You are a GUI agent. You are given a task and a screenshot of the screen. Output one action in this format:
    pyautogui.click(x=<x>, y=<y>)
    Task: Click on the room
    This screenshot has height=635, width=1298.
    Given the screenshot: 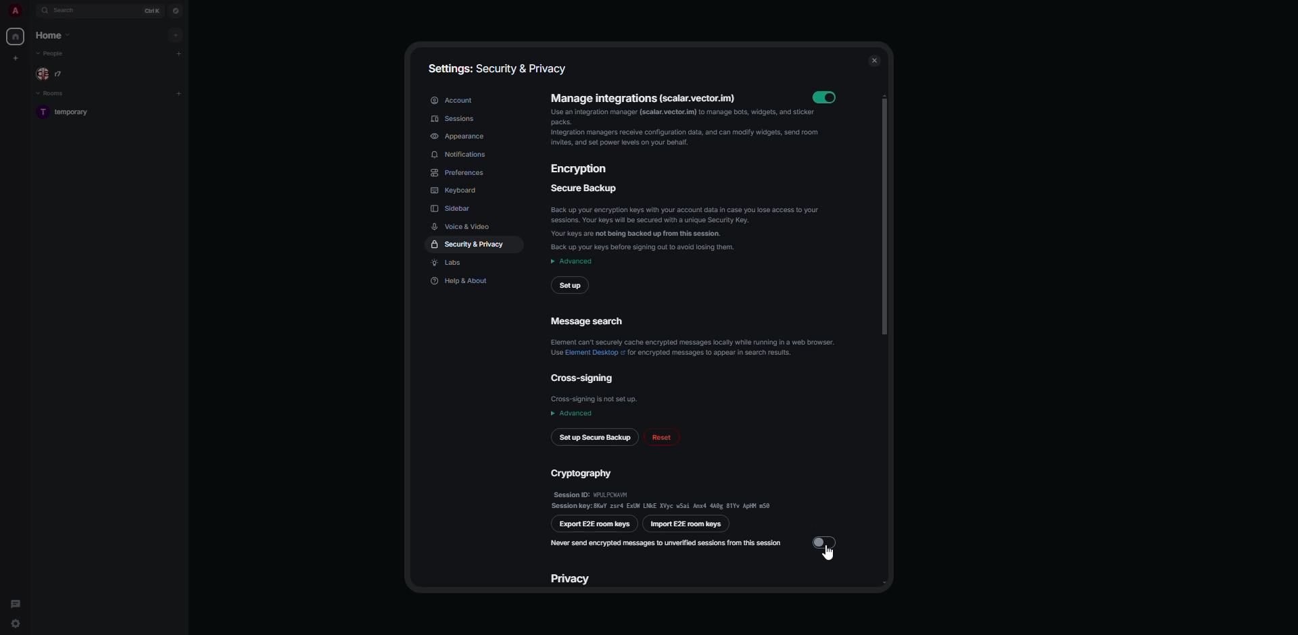 What is the action you would take?
    pyautogui.click(x=67, y=112)
    